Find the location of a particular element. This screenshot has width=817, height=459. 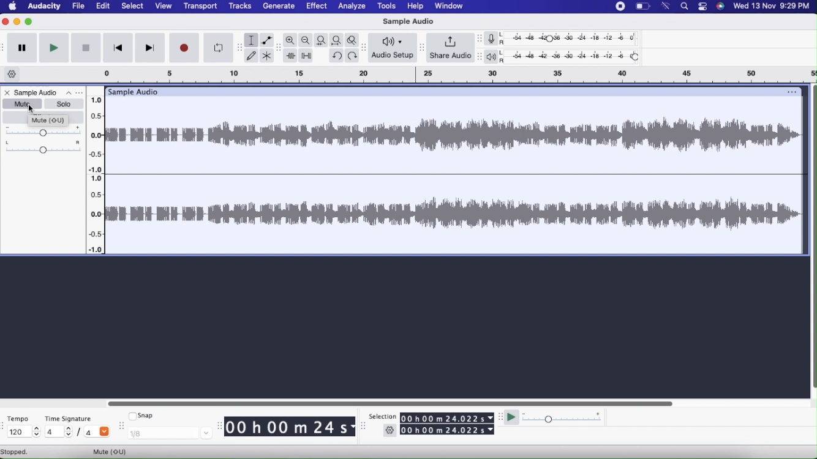

Close is located at coordinates (8, 92).